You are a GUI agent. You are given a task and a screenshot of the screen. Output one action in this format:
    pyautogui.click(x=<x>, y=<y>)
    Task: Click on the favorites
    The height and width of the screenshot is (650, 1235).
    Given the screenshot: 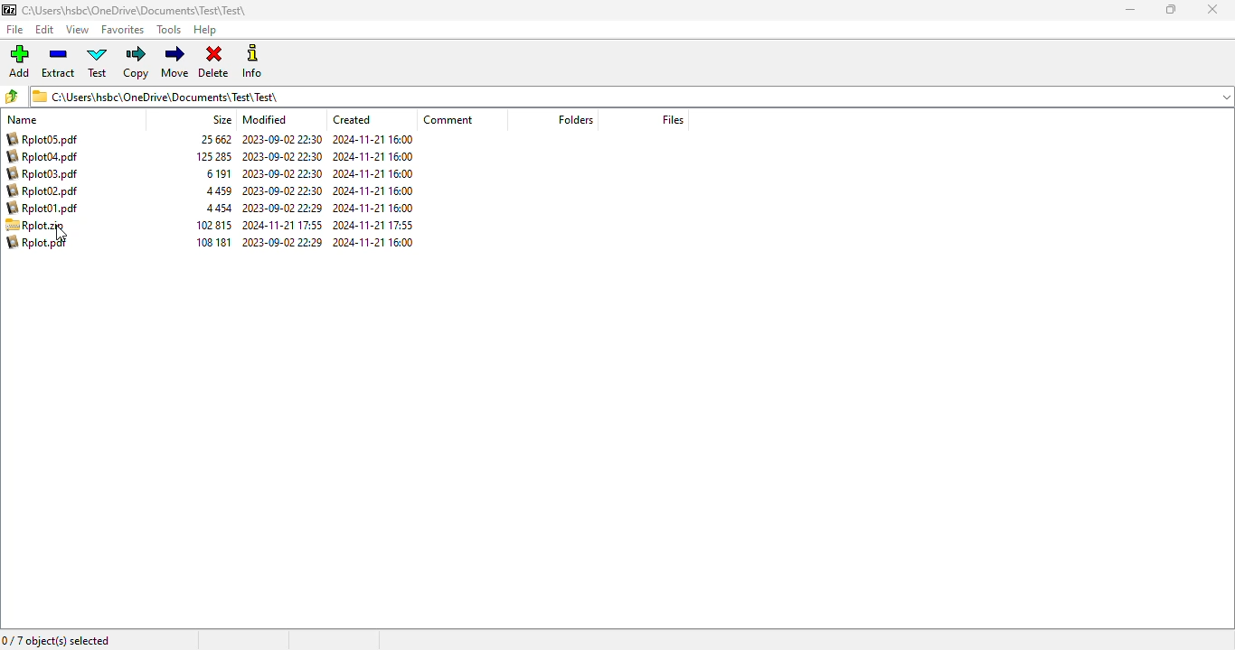 What is the action you would take?
    pyautogui.click(x=122, y=30)
    